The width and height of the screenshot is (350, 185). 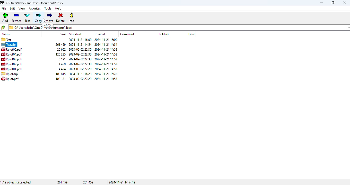 I want to click on size, so click(x=60, y=54).